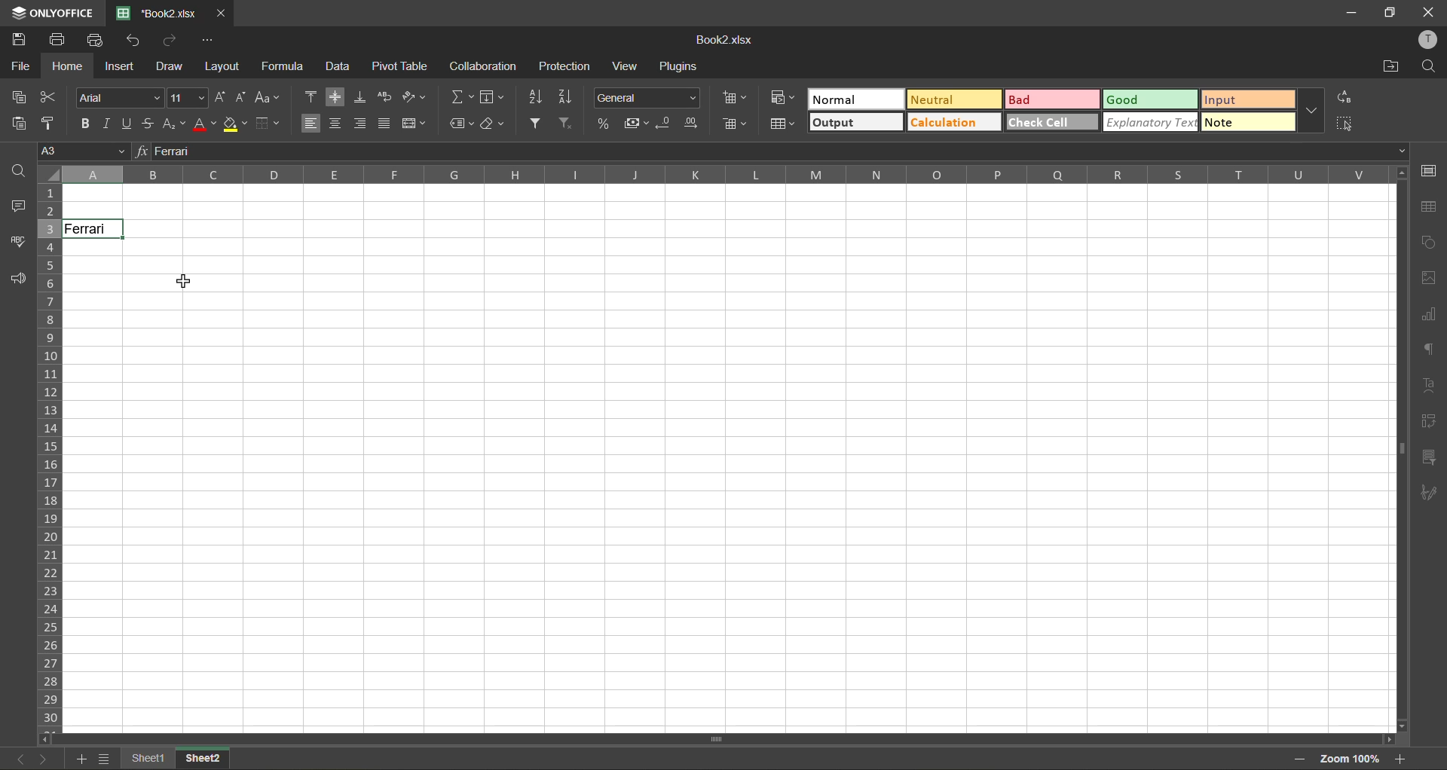 Image resolution: width=1447 pixels, height=770 pixels. I want to click on zoom factor, so click(1351, 759).